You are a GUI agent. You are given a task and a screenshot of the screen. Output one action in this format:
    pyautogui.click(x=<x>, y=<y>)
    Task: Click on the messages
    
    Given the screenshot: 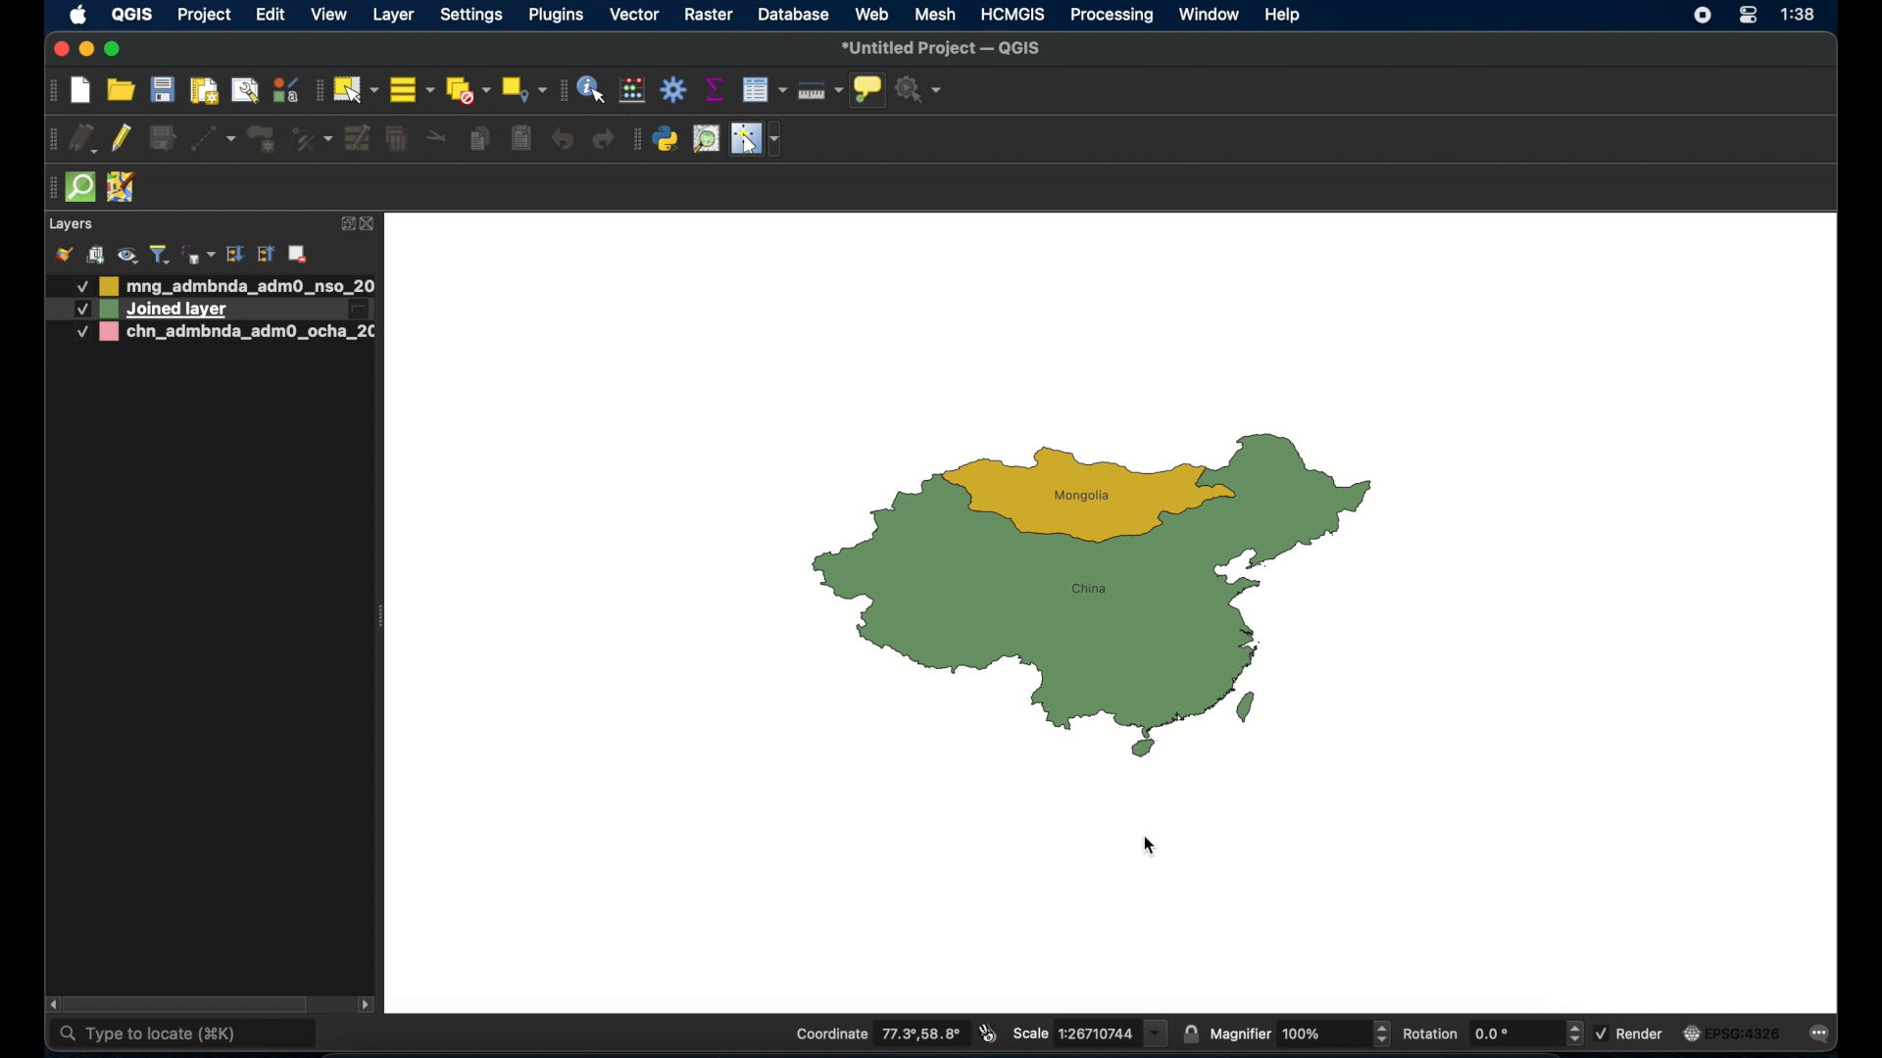 What is the action you would take?
    pyautogui.click(x=1823, y=1034)
    